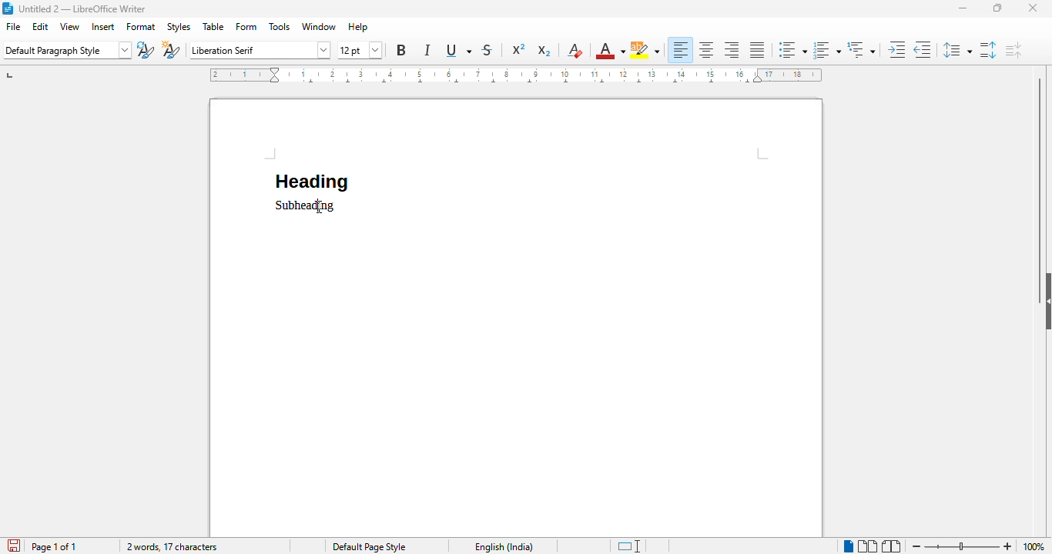 The image size is (1052, 554). What do you see at coordinates (1033, 8) in the screenshot?
I see `close` at bounding box center [1033, 8].